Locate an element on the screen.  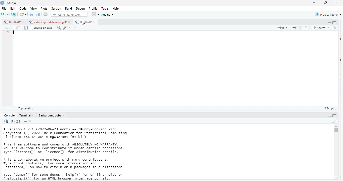
find /replace is located at coordinates (59, 27).